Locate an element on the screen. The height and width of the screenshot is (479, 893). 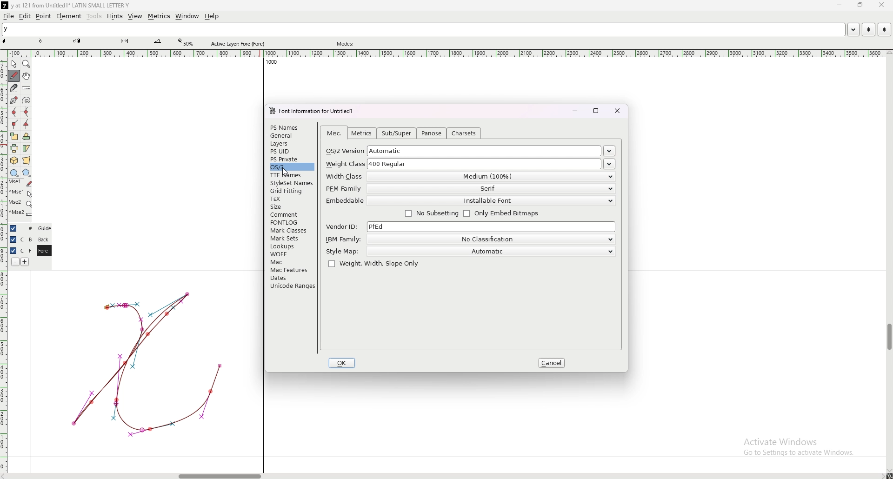
hints is located at coordinates (114, 16).